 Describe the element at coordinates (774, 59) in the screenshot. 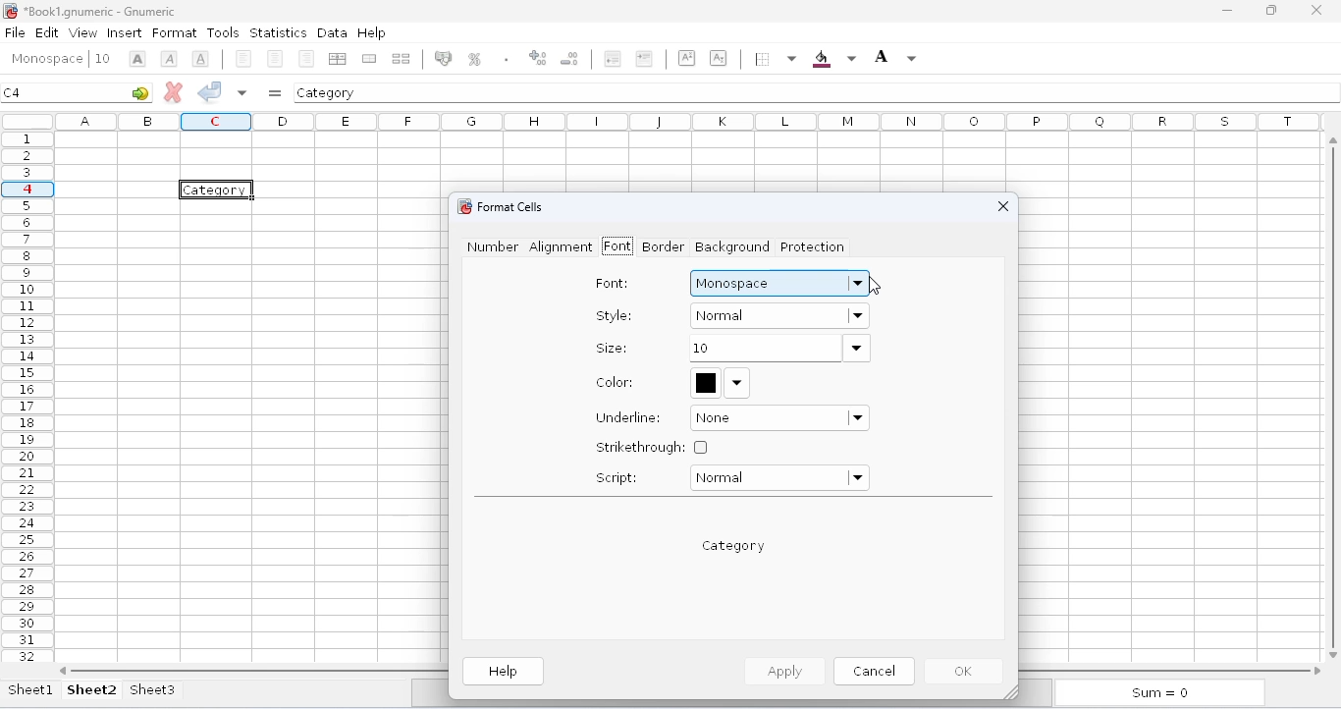

I see `borders` at that location.